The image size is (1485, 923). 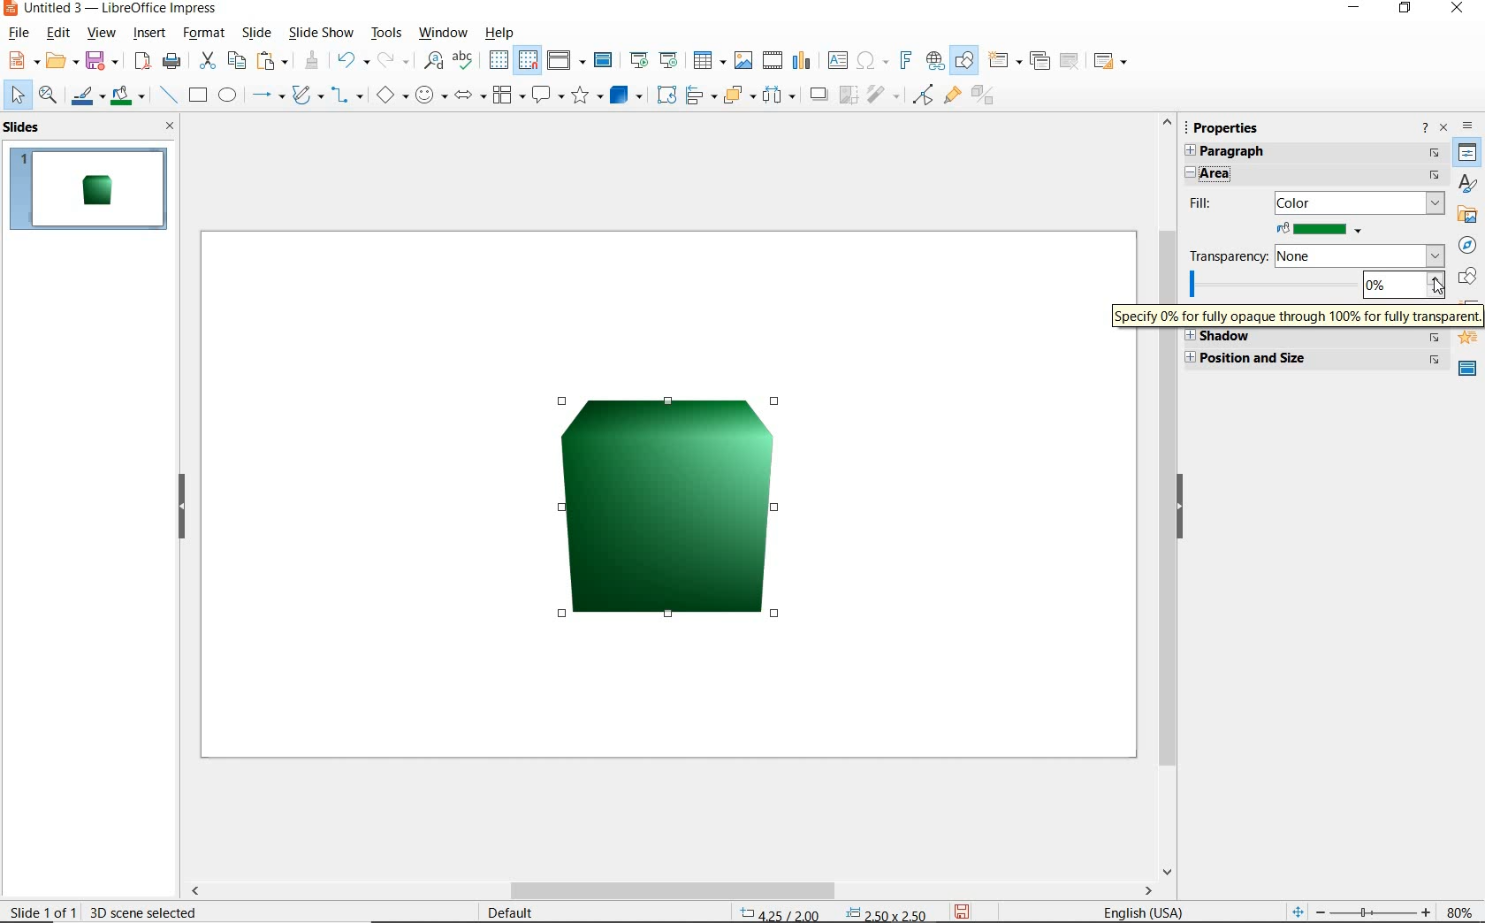 What do you see at coordinates (1111, 60) in the screenshot?
I see `slide layout` at bounding box center [1111, 60].